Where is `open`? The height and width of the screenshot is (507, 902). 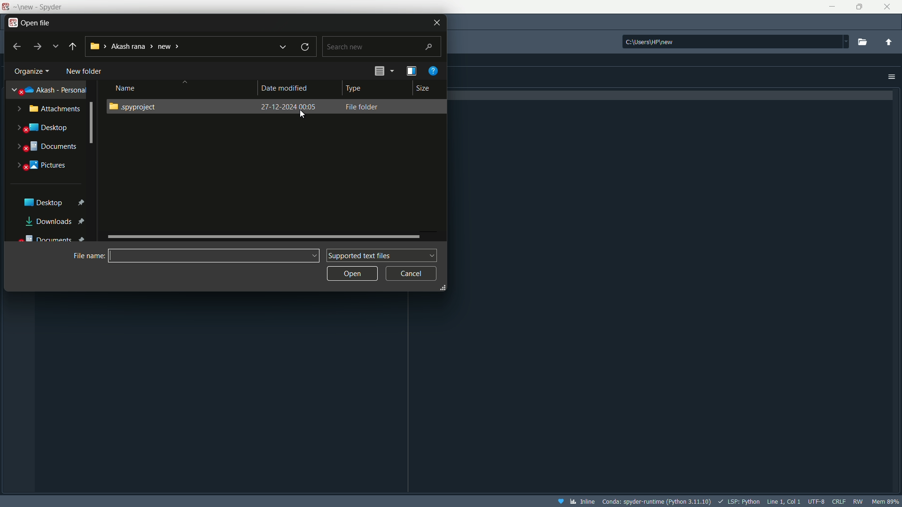 open is located at coordinates (352, 273).